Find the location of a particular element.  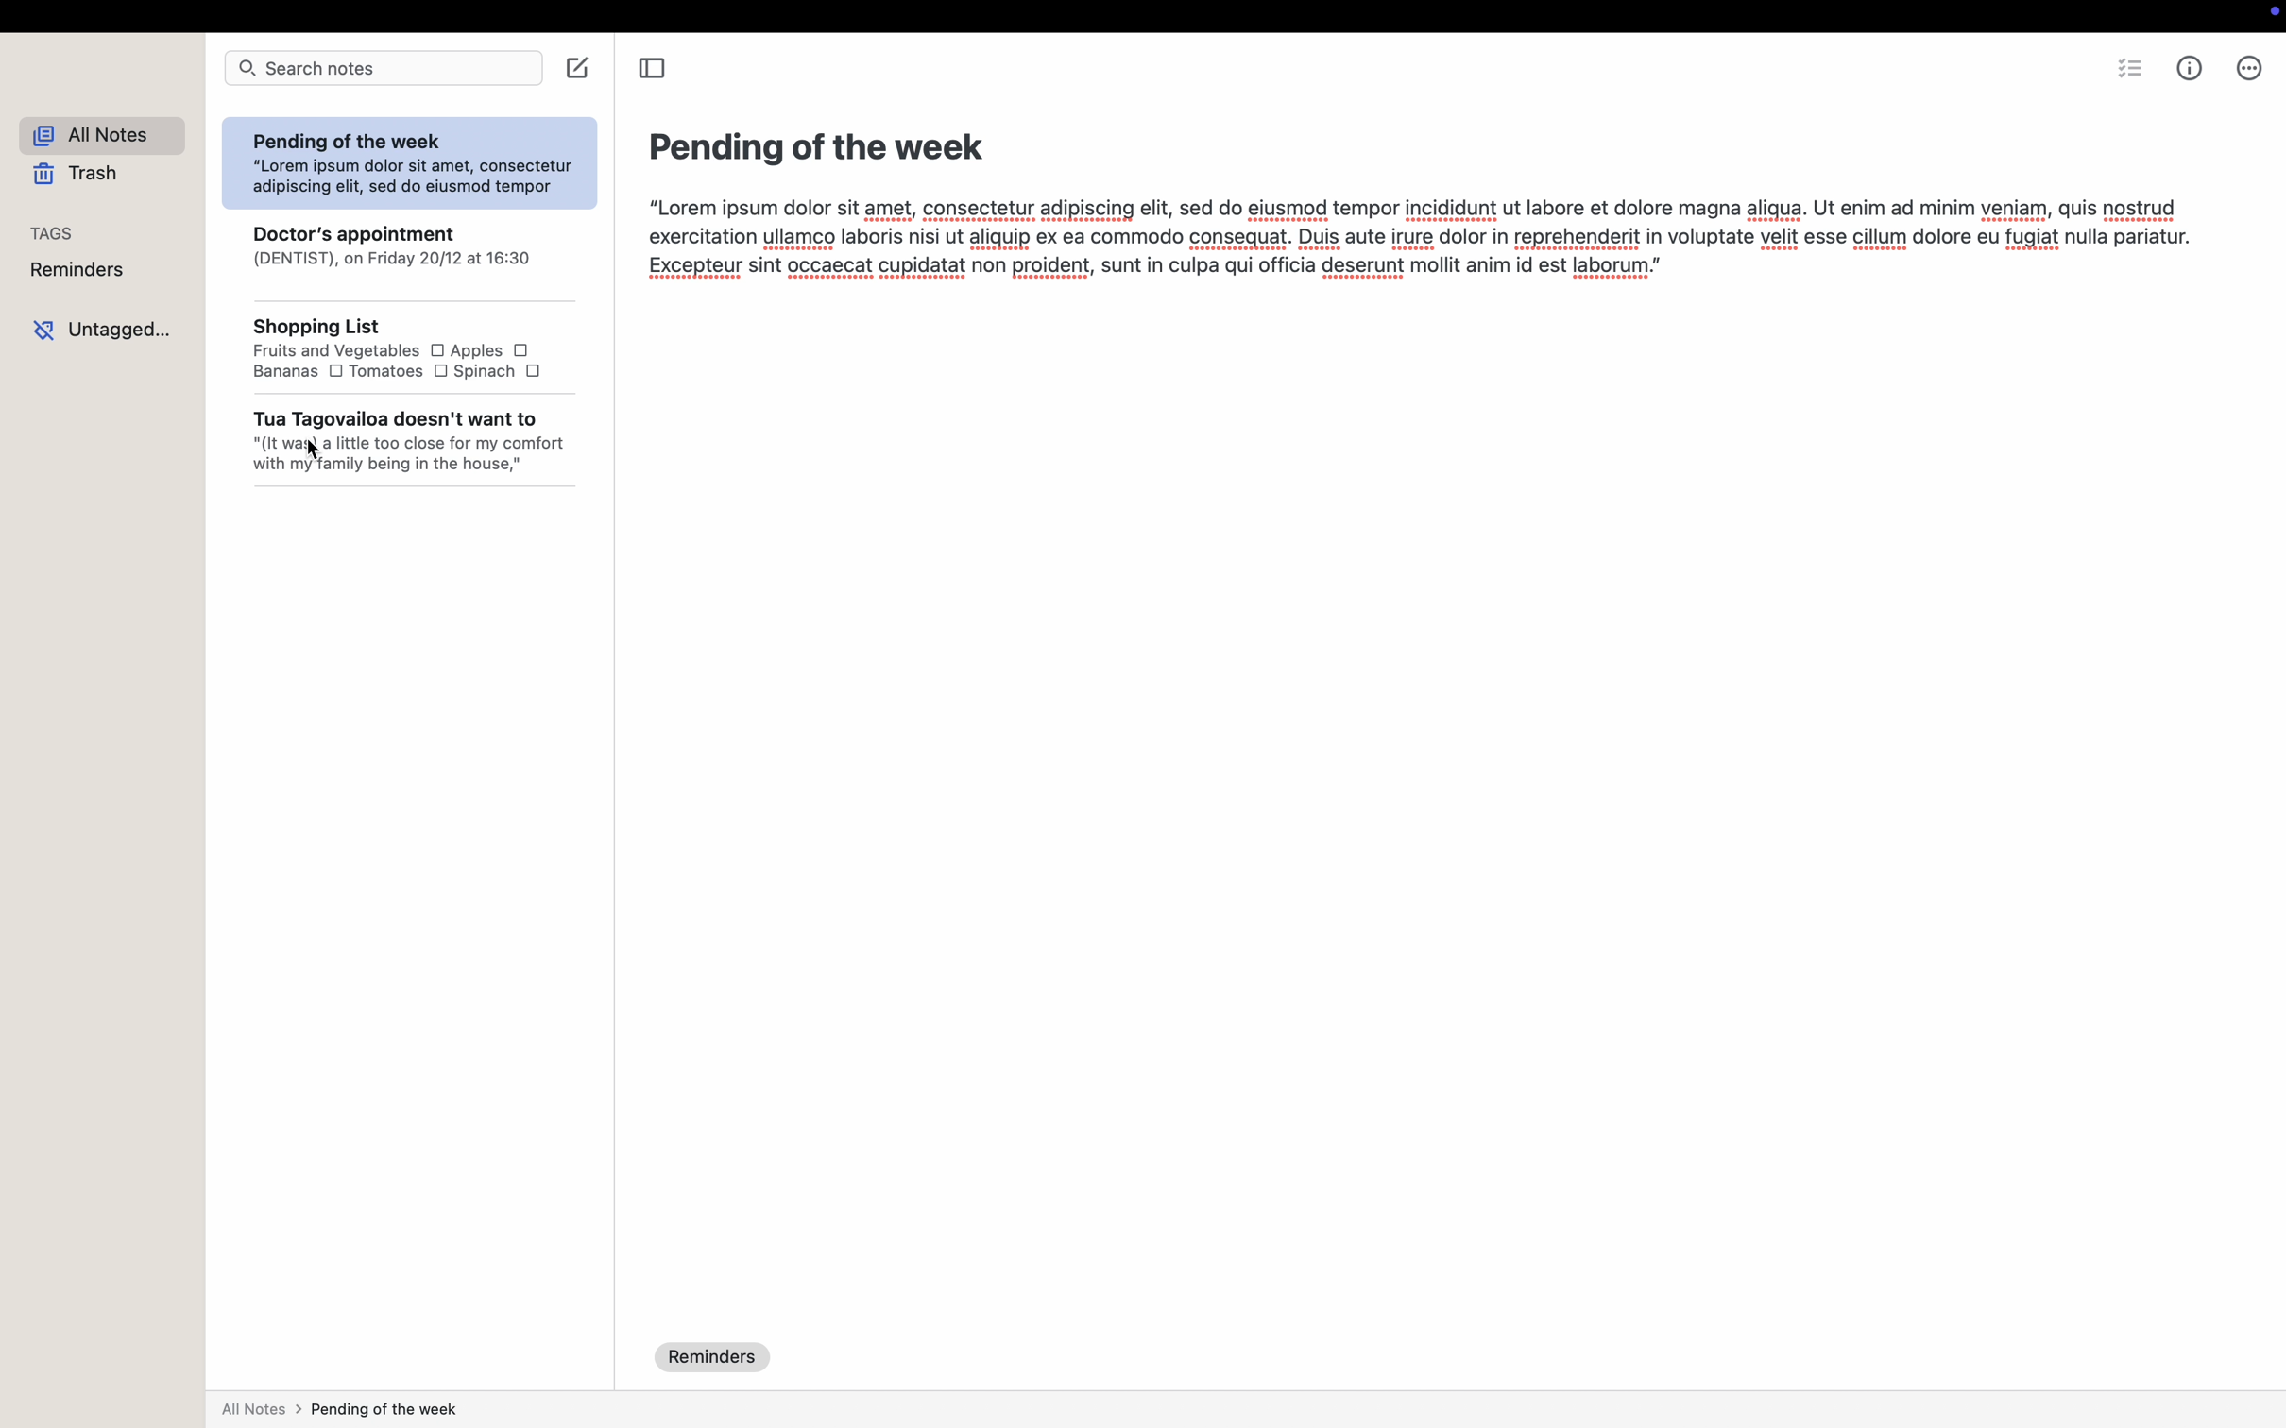

reminders is located at coordinates (713, 1358).